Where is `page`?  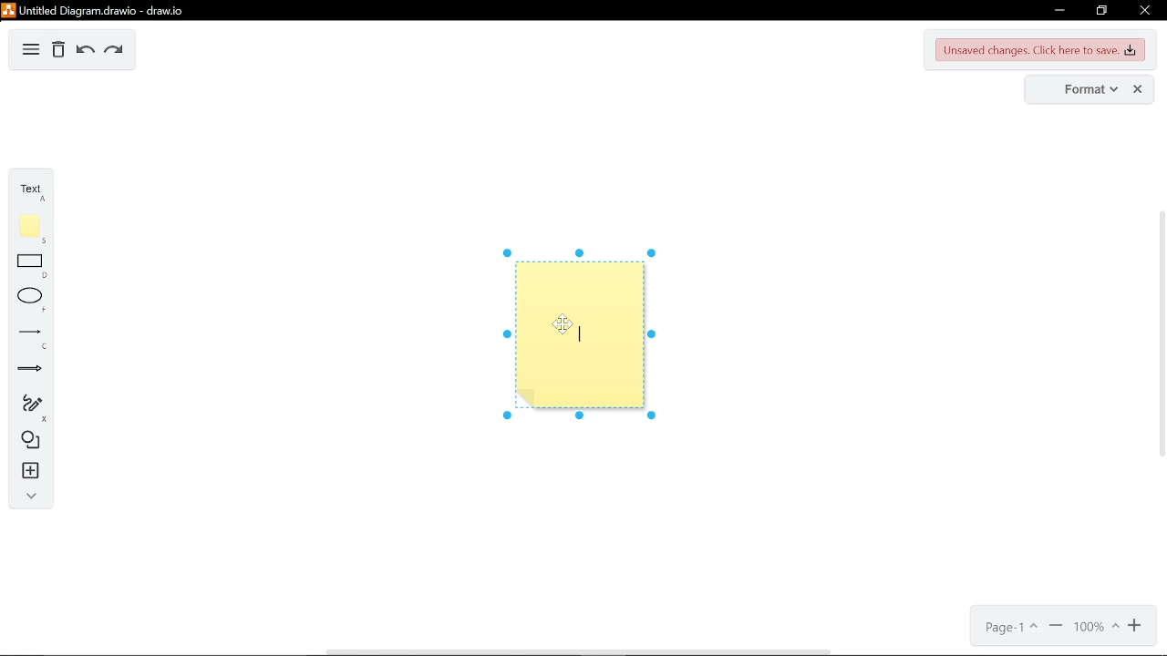 page is located at coordinates (1013, 630).